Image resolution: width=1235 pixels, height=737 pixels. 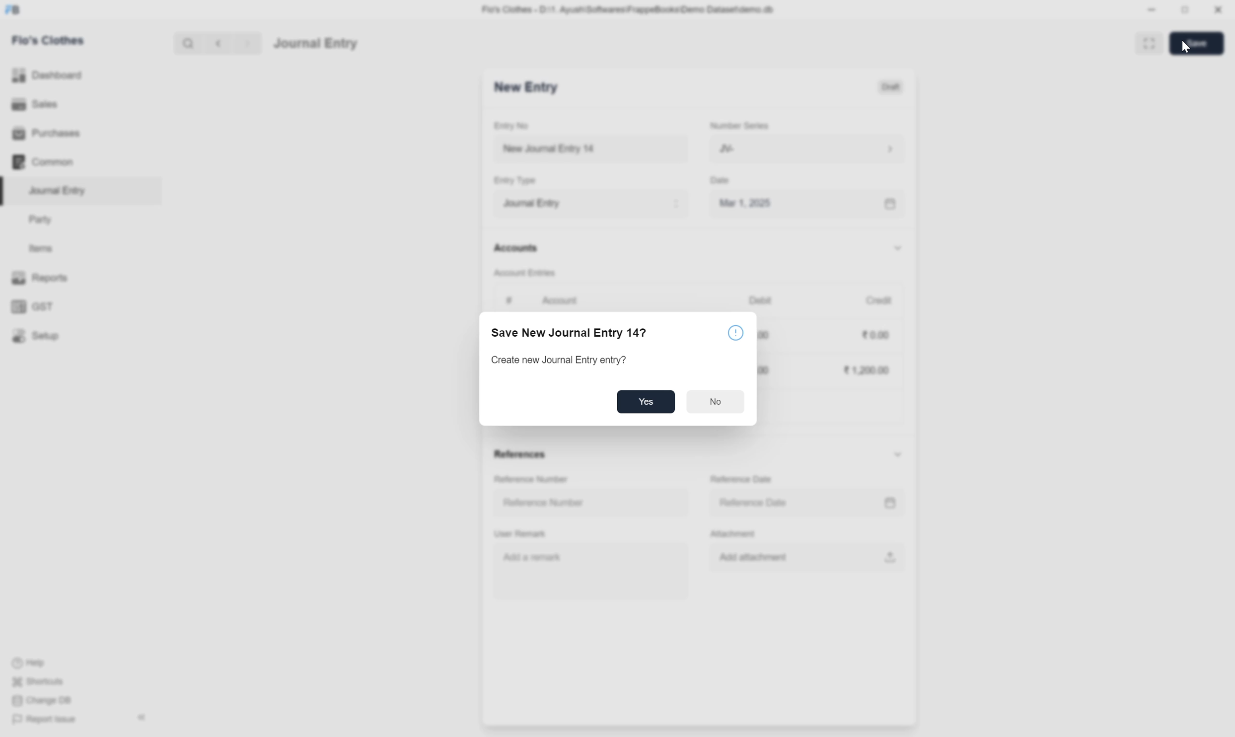 What do you see at coordinates (892, 86) in the screenshot?
I see `Draft` at bounding box center [892, 86].